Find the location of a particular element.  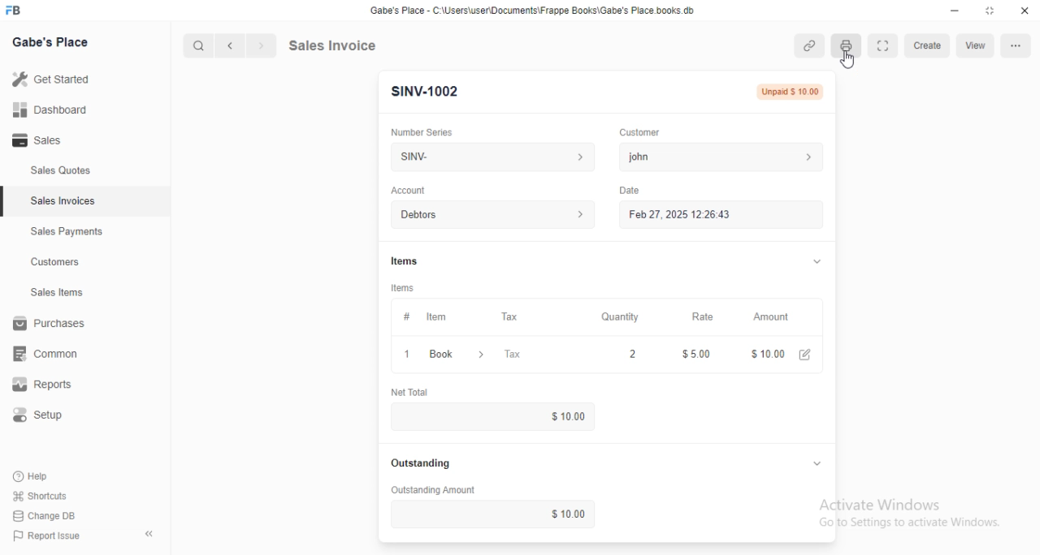

get started is located at coordinates (51, 80).